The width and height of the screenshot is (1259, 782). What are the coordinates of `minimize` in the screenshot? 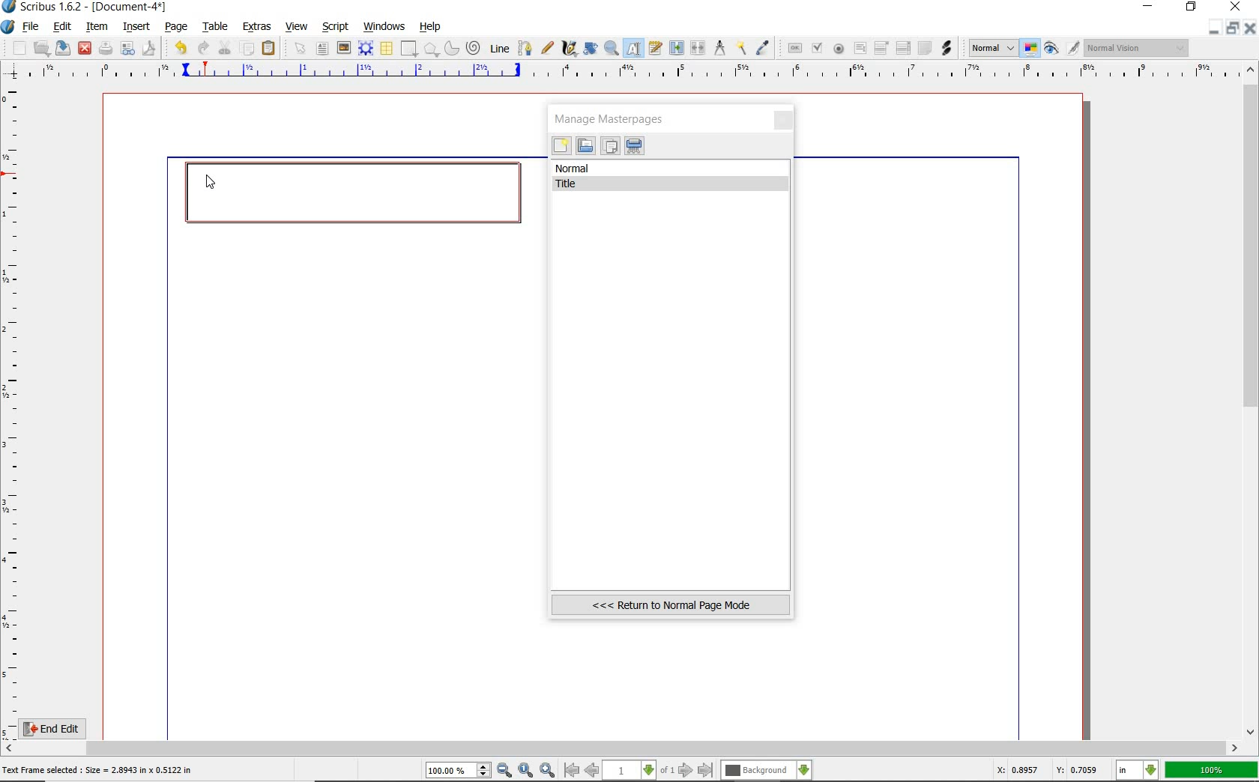 It's located at (1216, 28).